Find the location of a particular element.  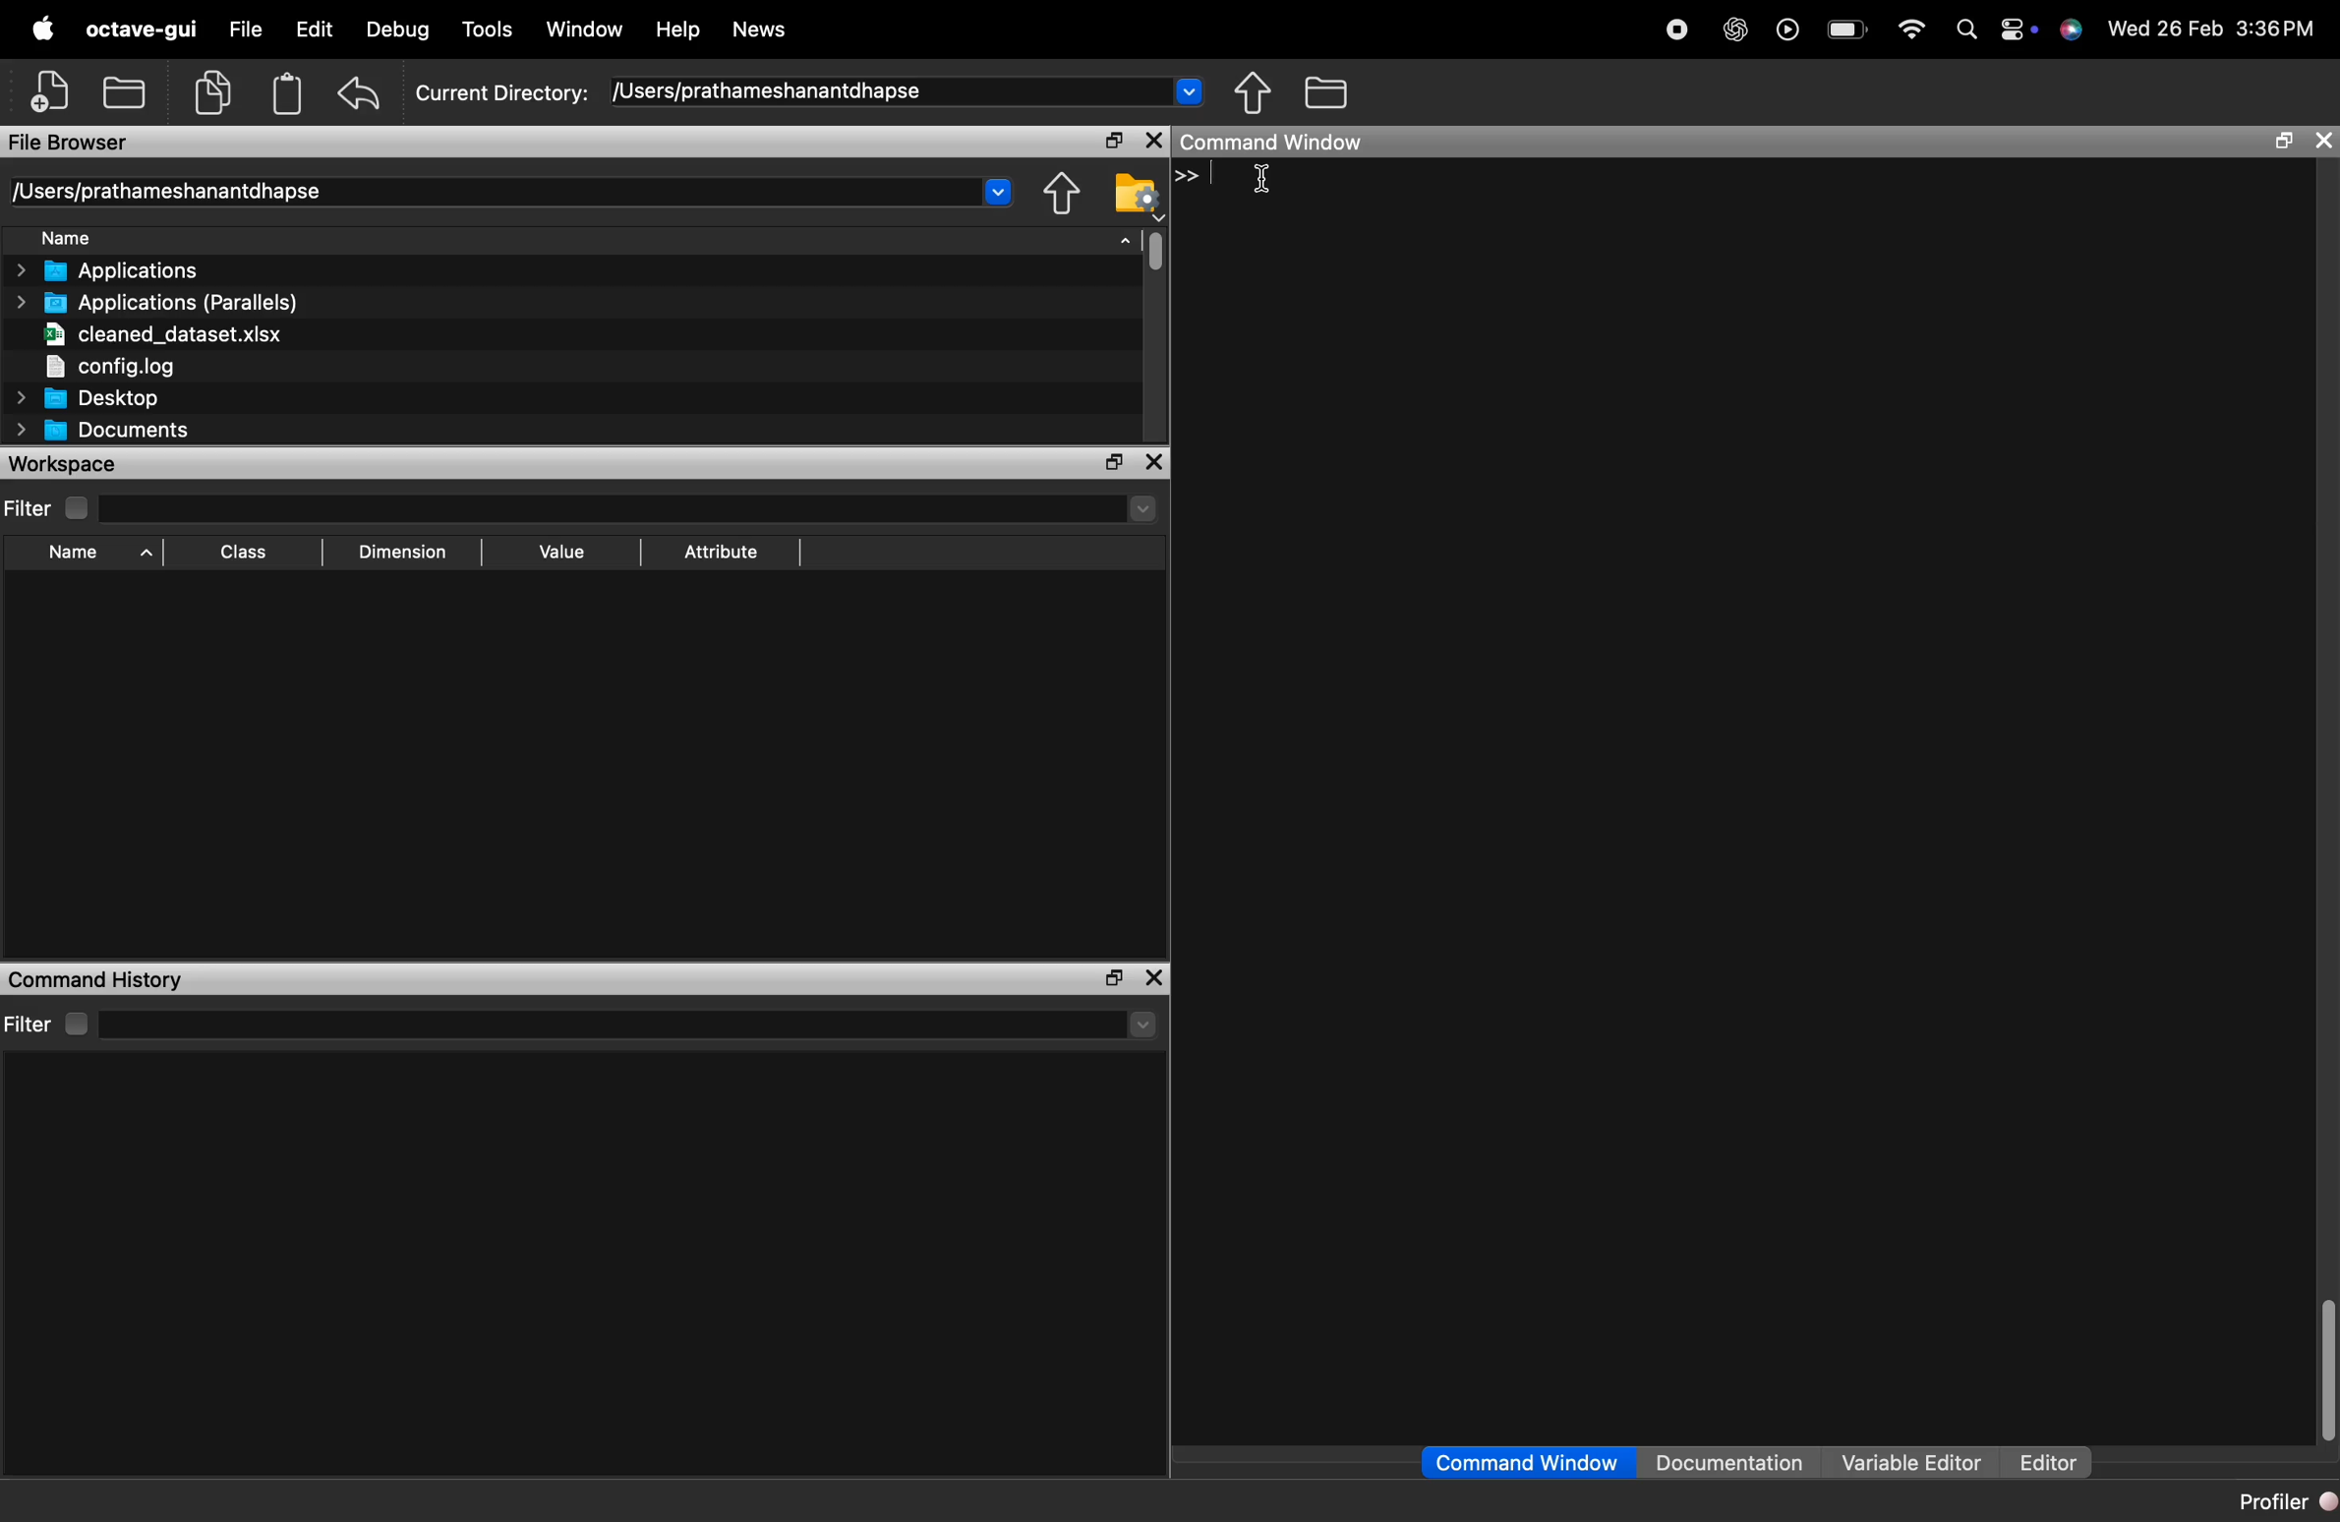

Class is located at coordinates (252, 556).